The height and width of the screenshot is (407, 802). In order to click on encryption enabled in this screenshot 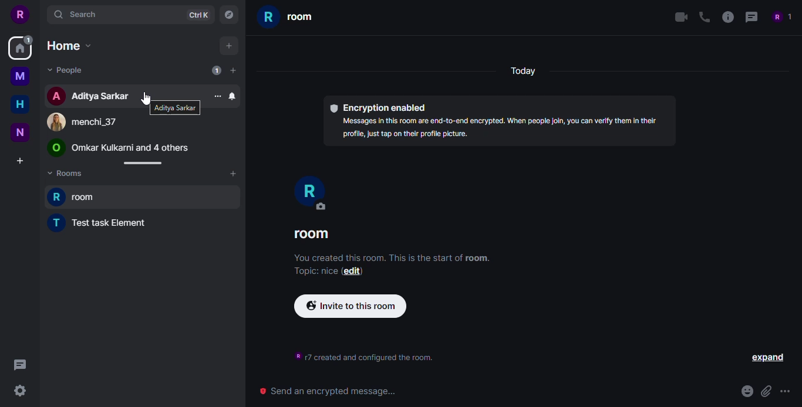, I will do `click(378, 107)`.